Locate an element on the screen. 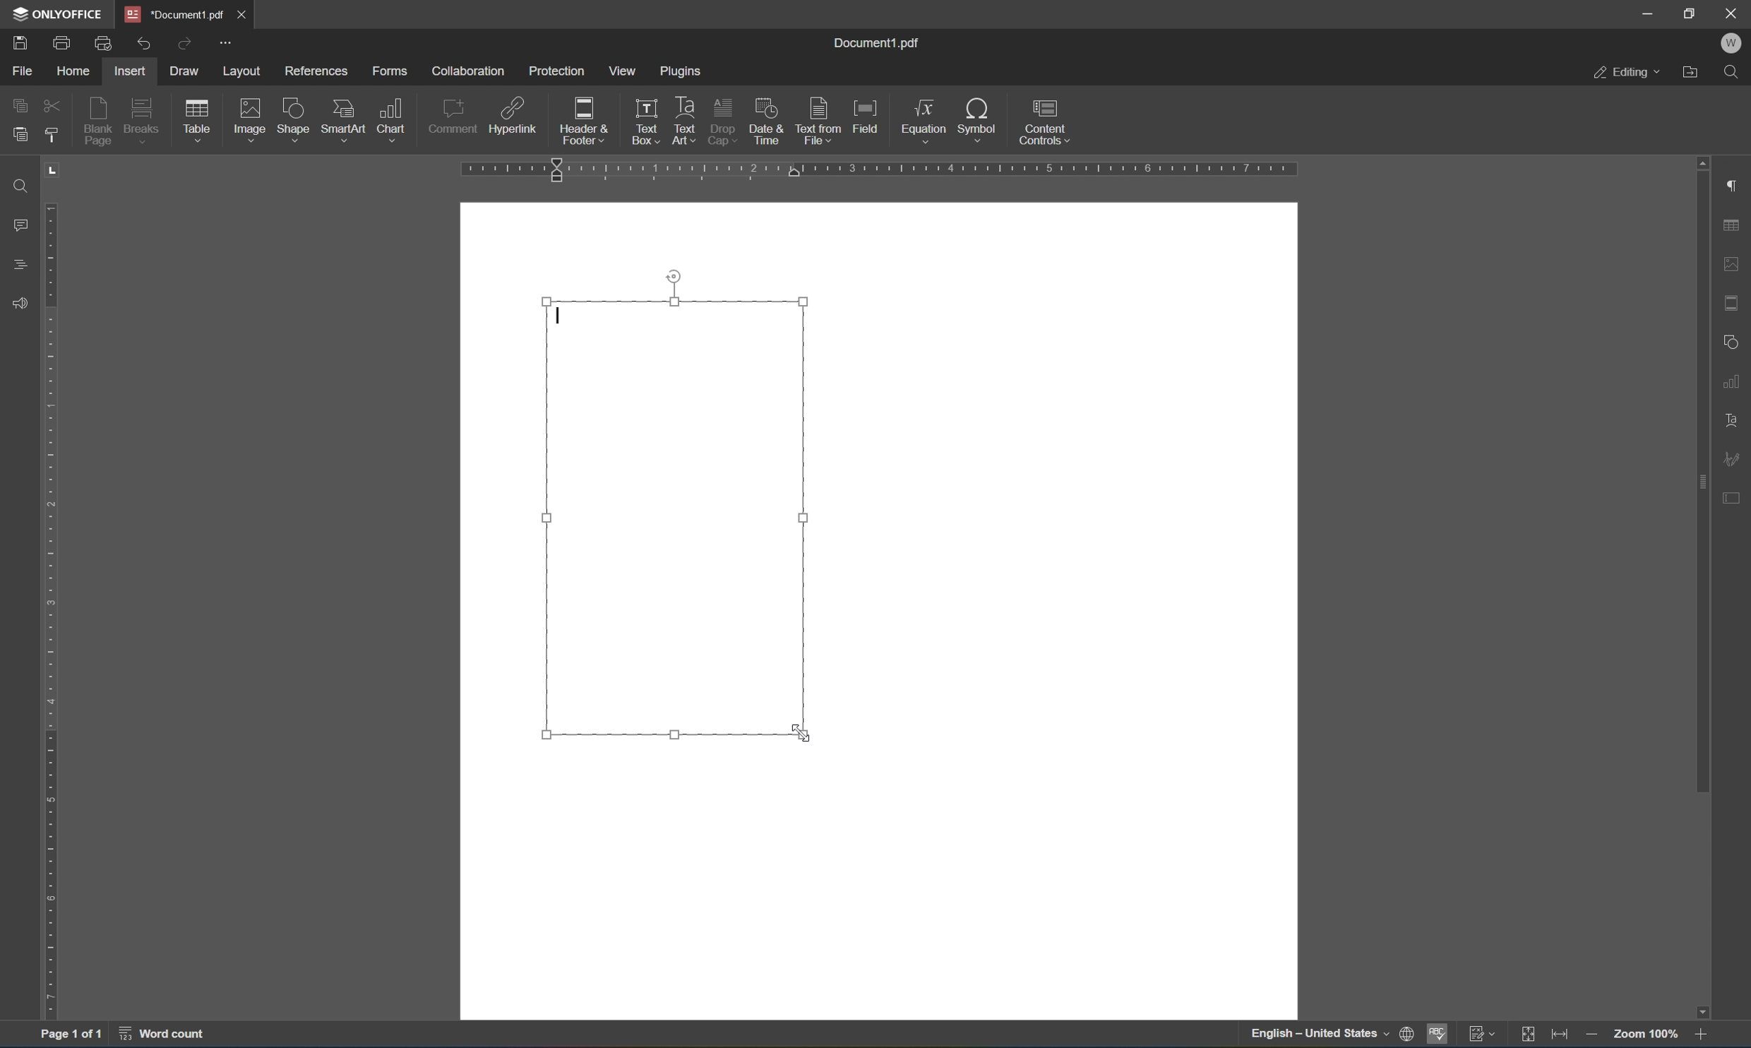 This screenshot has height=1048, width=1751. fit to page is located at coordinates (1528, 1035).